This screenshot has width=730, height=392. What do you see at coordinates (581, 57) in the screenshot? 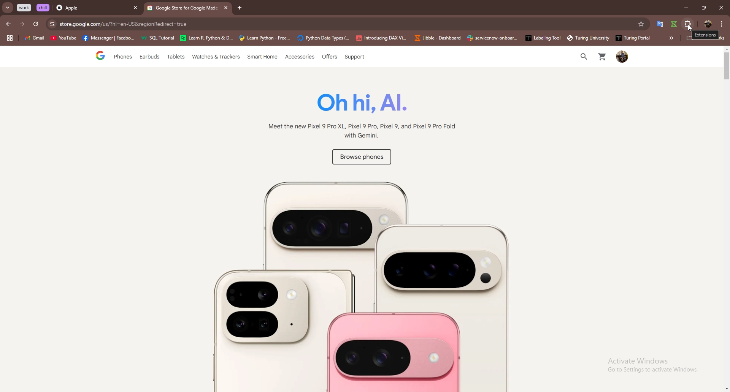
I see `search` at bounding box center [581, 57].